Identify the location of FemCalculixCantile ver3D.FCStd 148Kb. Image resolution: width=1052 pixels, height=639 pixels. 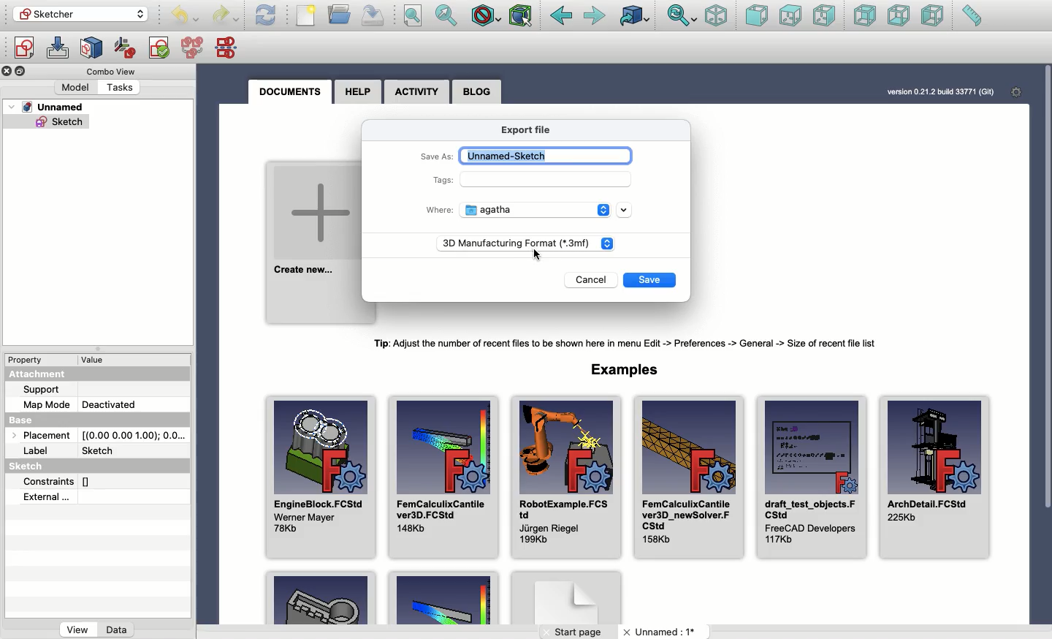
(444, 477).